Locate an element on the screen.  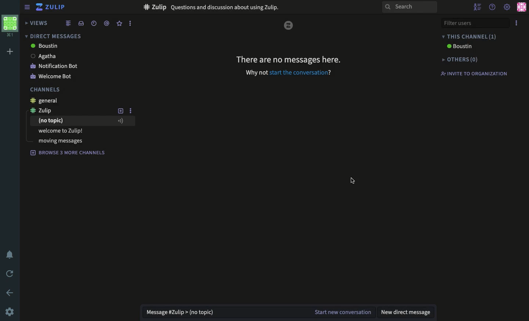
settings  is located at coordinates (507, 8).